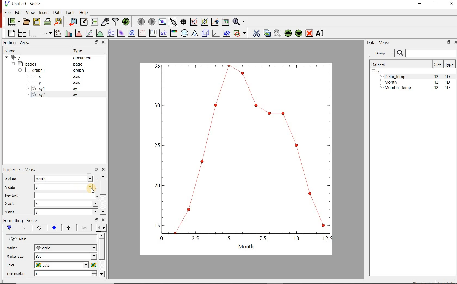 Image resolution: width=457 pixels, height=284 pixels. Describe the element at coordinates (131, 33) in the screenshot. I see `plot a 2d dataset as contours` at that location.